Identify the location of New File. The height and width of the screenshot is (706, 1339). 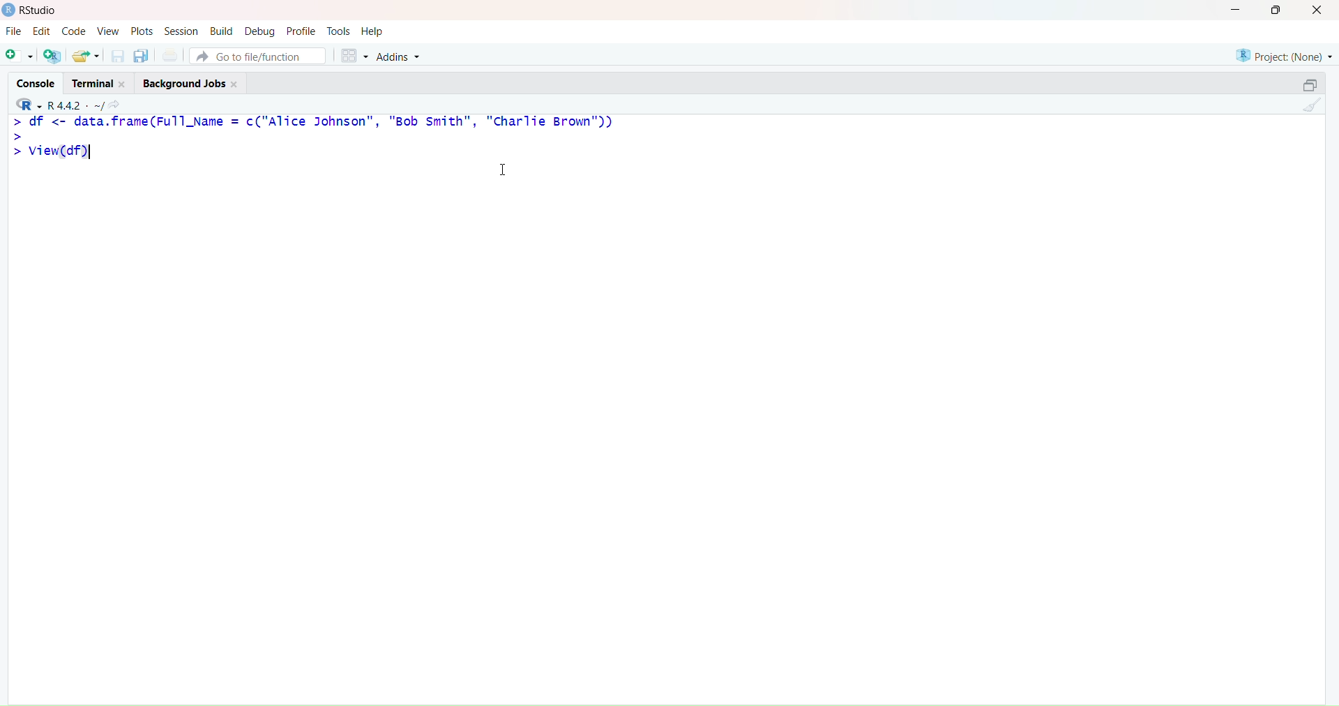
(18, 55).